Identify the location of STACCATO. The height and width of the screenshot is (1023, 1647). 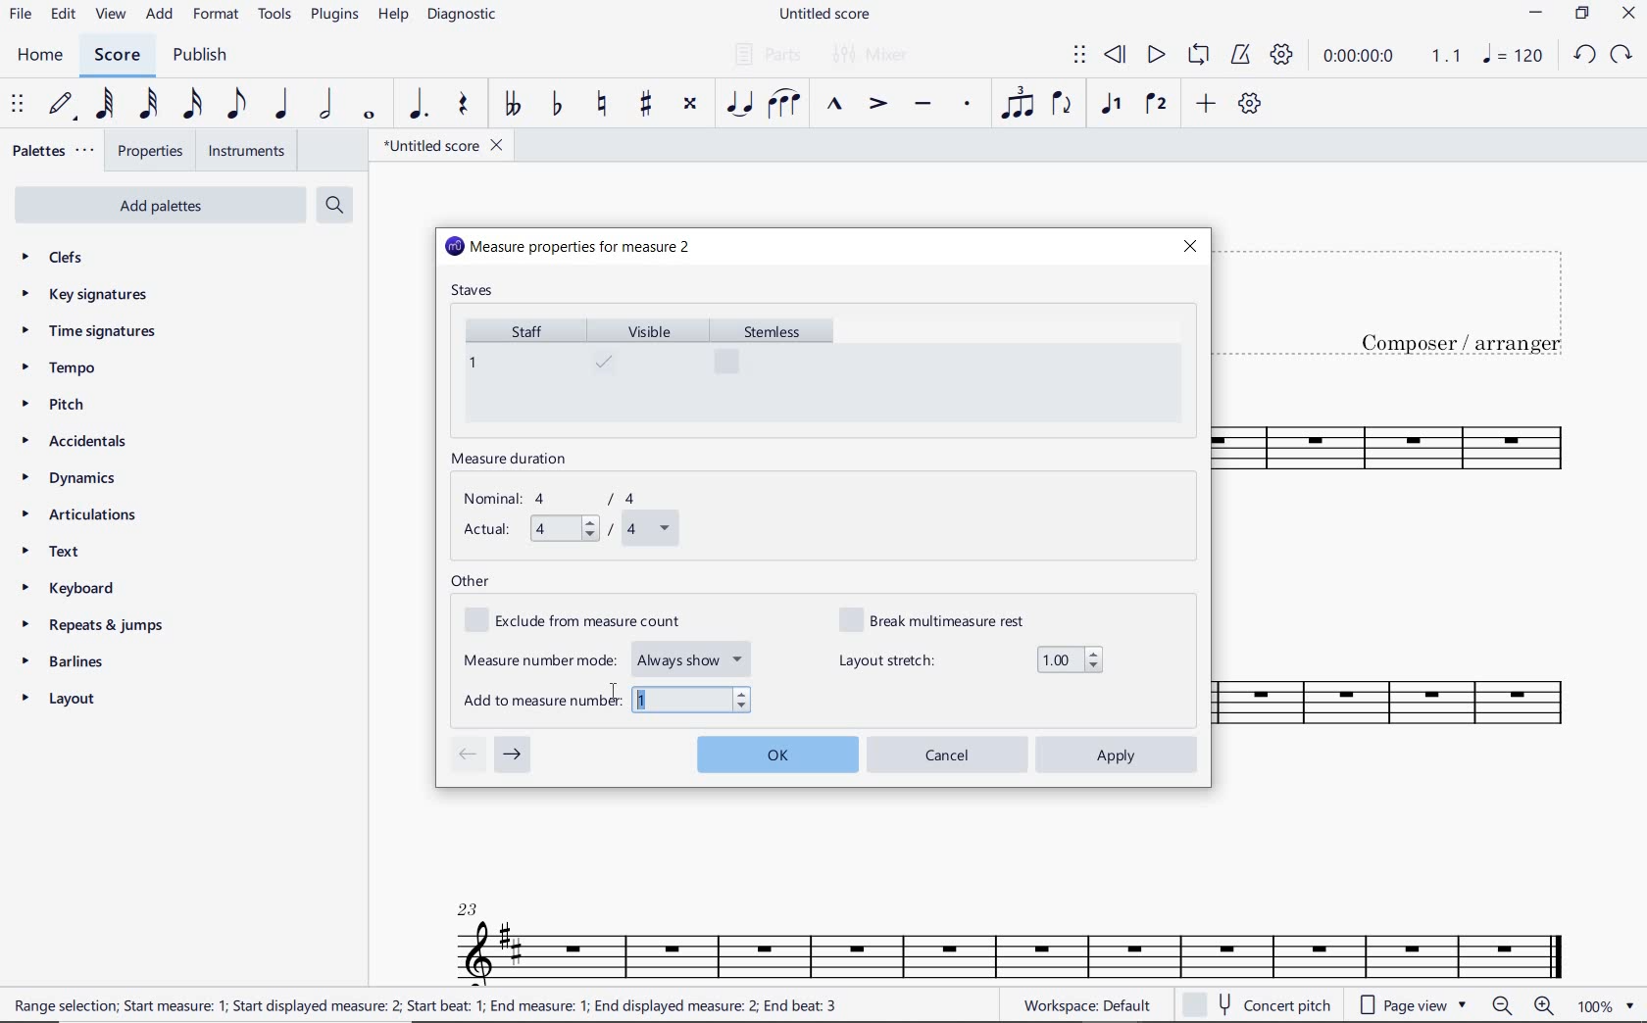
(967, 105).